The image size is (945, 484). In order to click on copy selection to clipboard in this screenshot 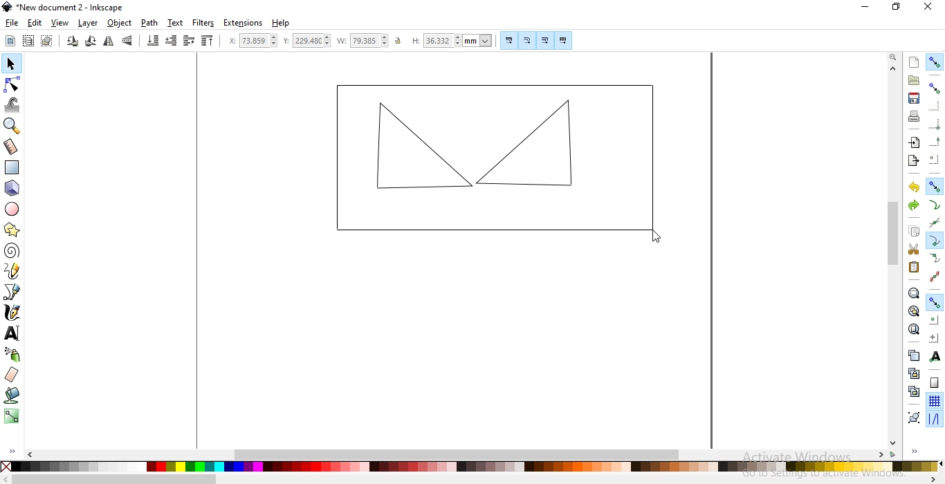, I will do `click(915, 232)`.